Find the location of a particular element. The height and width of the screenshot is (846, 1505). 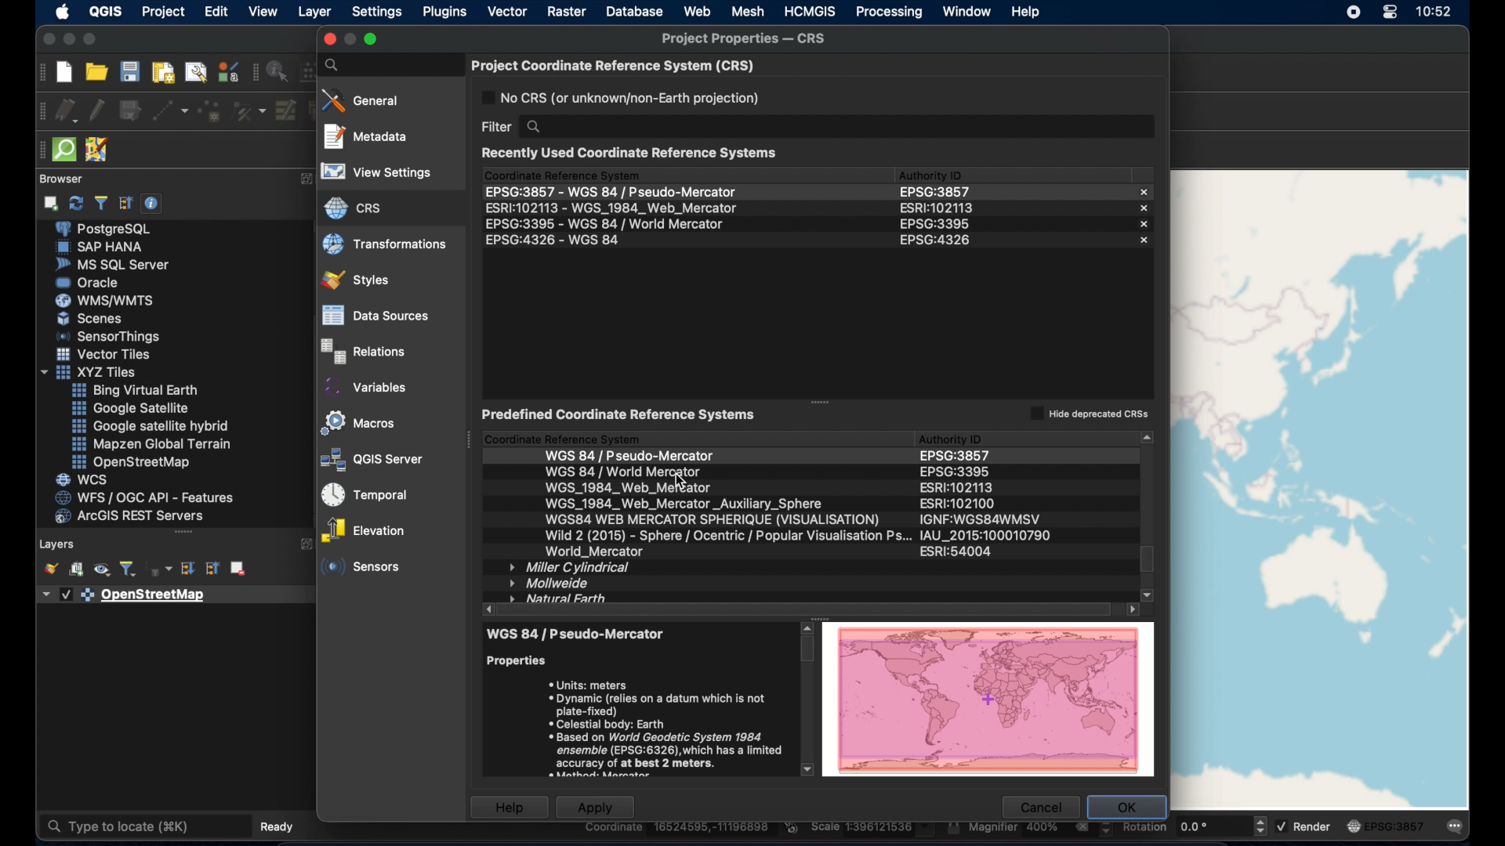

 is located at coordinates (97, 320).